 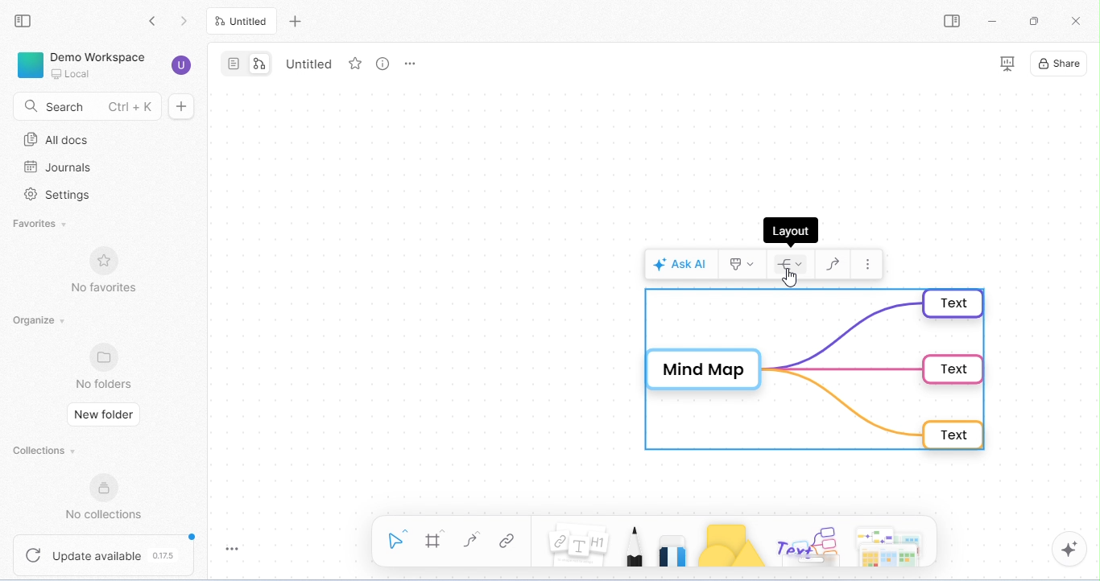 I want to click on close, so click(x=1078, y=23).